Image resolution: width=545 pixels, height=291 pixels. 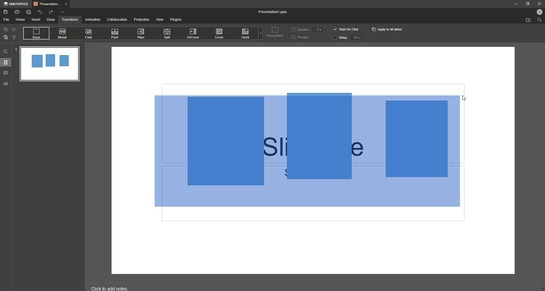 What do you see at coordinates (63, 34) in the screenshot?
I see `Morph` at bounding box center [63, 34].